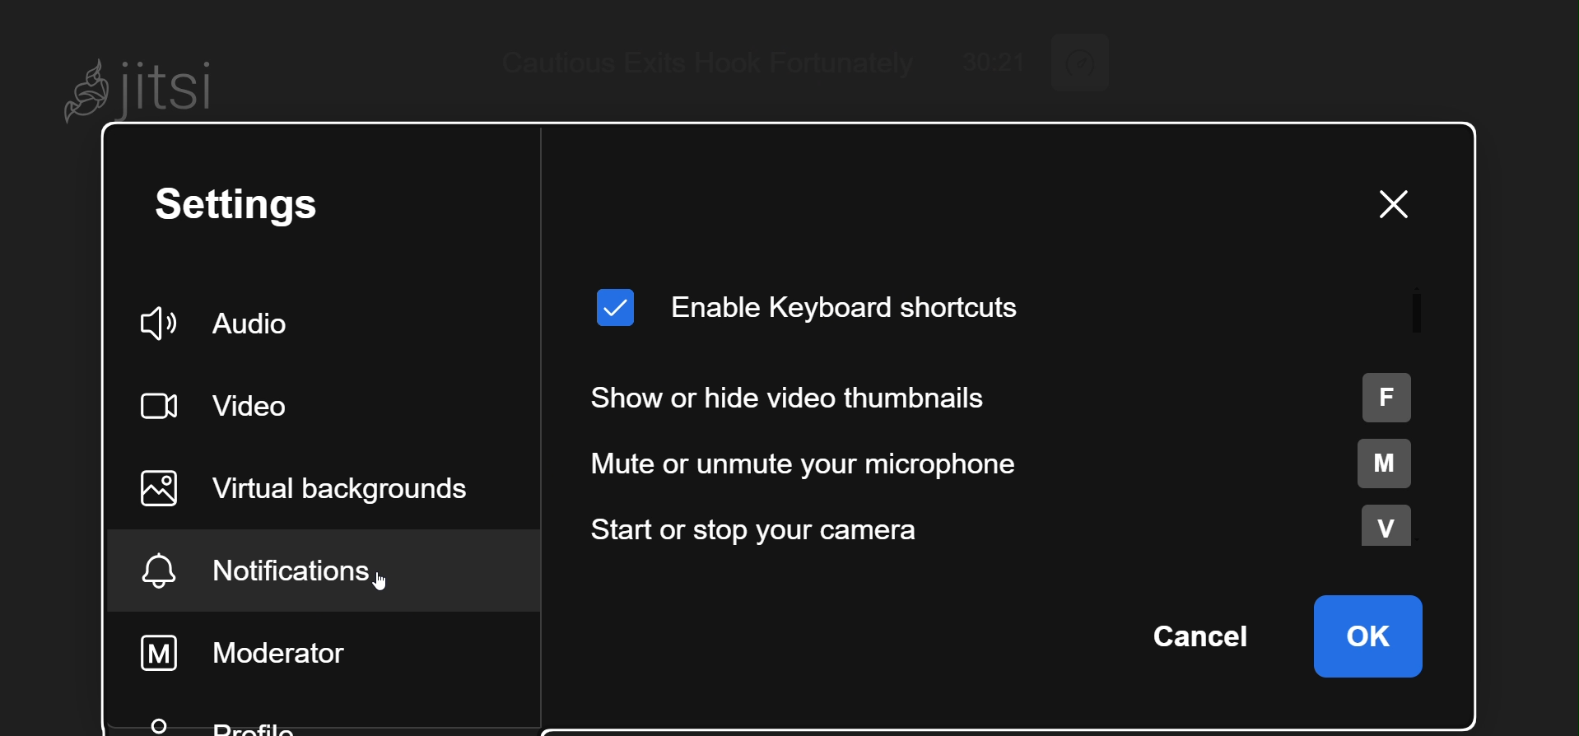 Image resolution: width=1579 pixels, height=736 pixels. What do you see at coordinates (227, 321) in the screenshot?
I see `audio` at bounding box center [227, 321].